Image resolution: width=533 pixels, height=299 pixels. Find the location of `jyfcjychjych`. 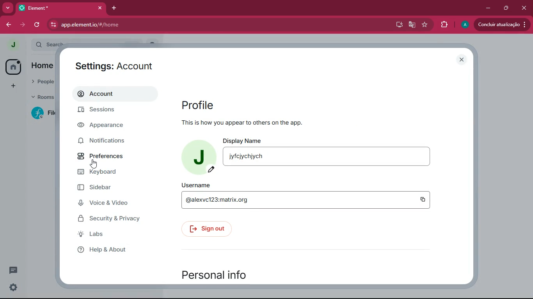

jyfcjychjych is located at coordinates (327, 156).